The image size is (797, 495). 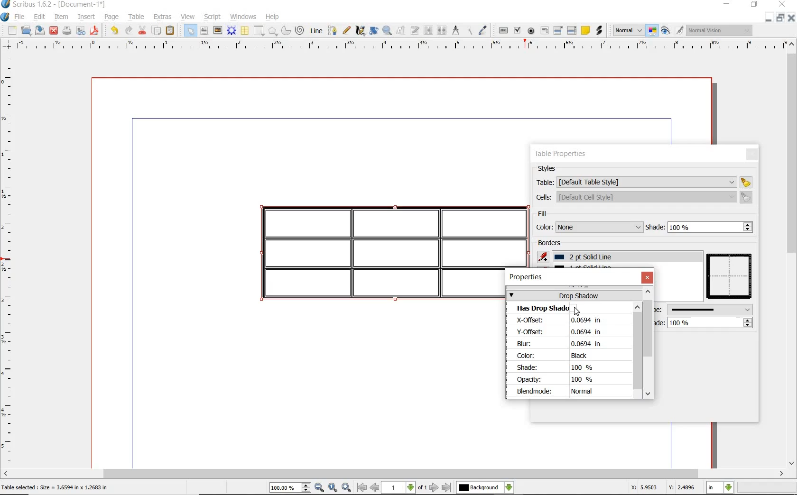 What do you see at coordinates (362, 488) in the screenshot?
I see `go to first page` at bounding box center [362, 488].